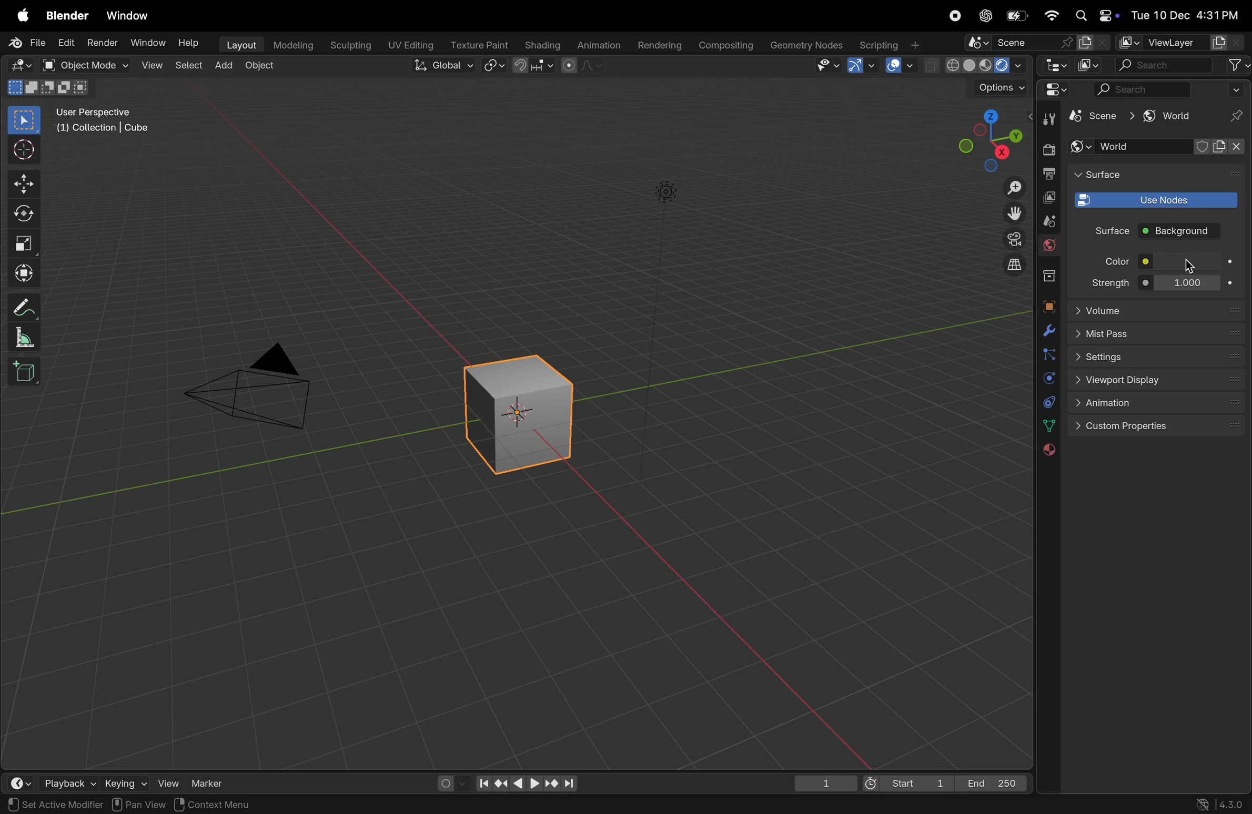 Image resolution: width=1252 pixels, height=814 pixels. Describe the element at coordinates (526, 409) in the screenshot. I see `3d cube` at that location.